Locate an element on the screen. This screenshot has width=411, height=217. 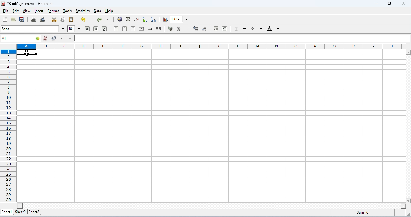
decrease decimal is located at coordinates (205, 29).